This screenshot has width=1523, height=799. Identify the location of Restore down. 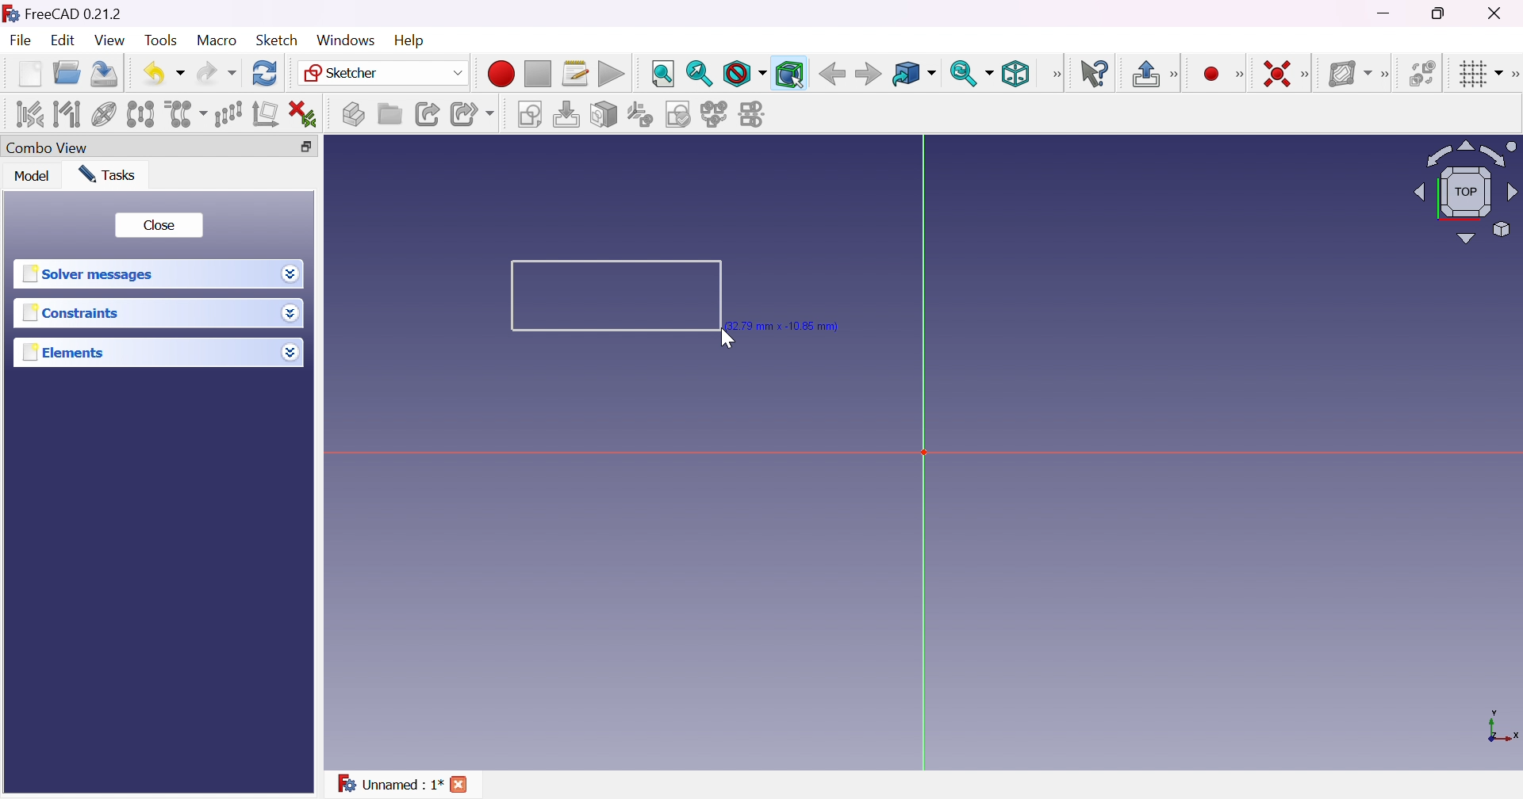
(1441, 13).